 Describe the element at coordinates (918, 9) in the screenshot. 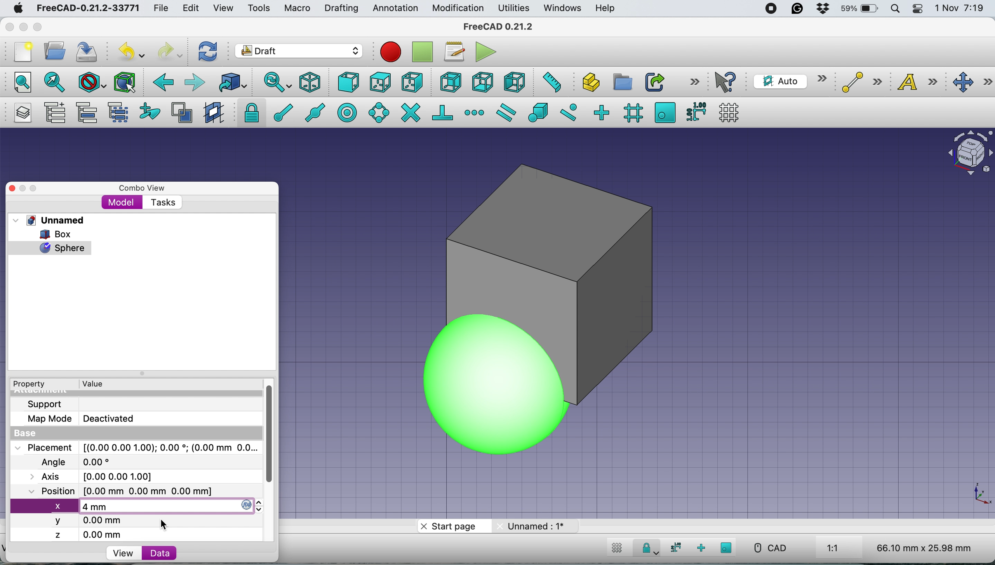

I see `control center` at that location.